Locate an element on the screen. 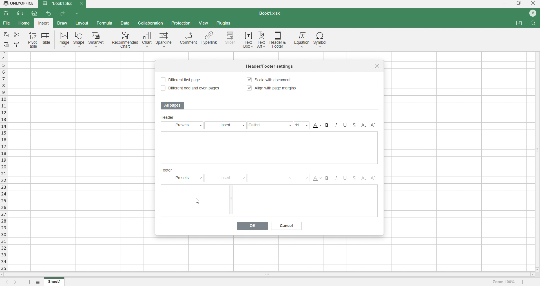 The width and height of the screenshot is (540, 286). sparkline is located at coordinates (164, 40).